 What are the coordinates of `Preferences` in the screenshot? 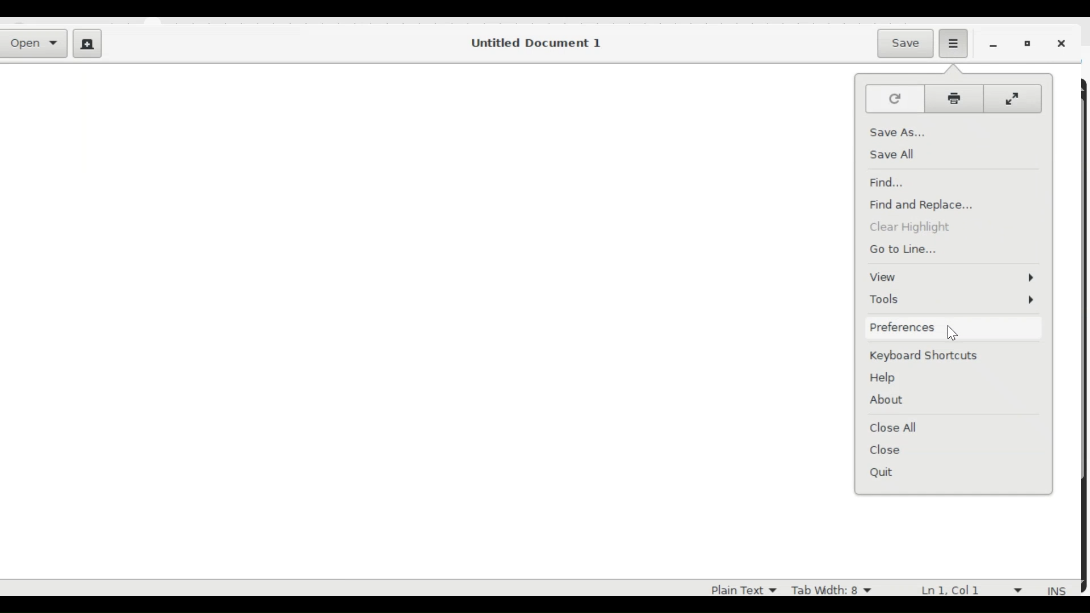 It's located at (904, 328).